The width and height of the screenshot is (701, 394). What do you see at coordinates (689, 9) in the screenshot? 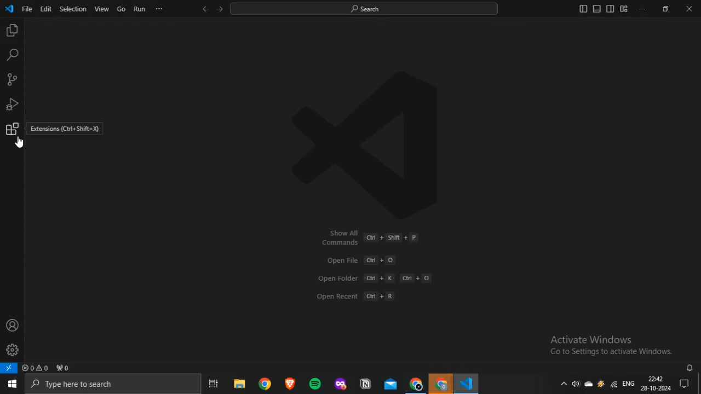
I see `close` at bounding box center [689, 9].